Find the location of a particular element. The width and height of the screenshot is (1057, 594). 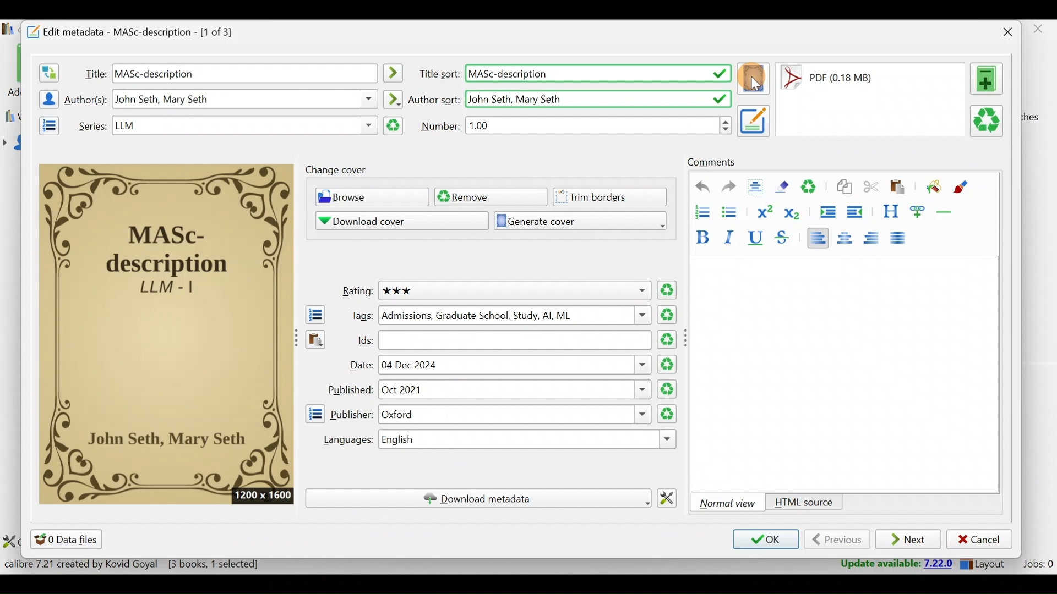

Change how Calibre downloads data is located at coordinates (671, 497).